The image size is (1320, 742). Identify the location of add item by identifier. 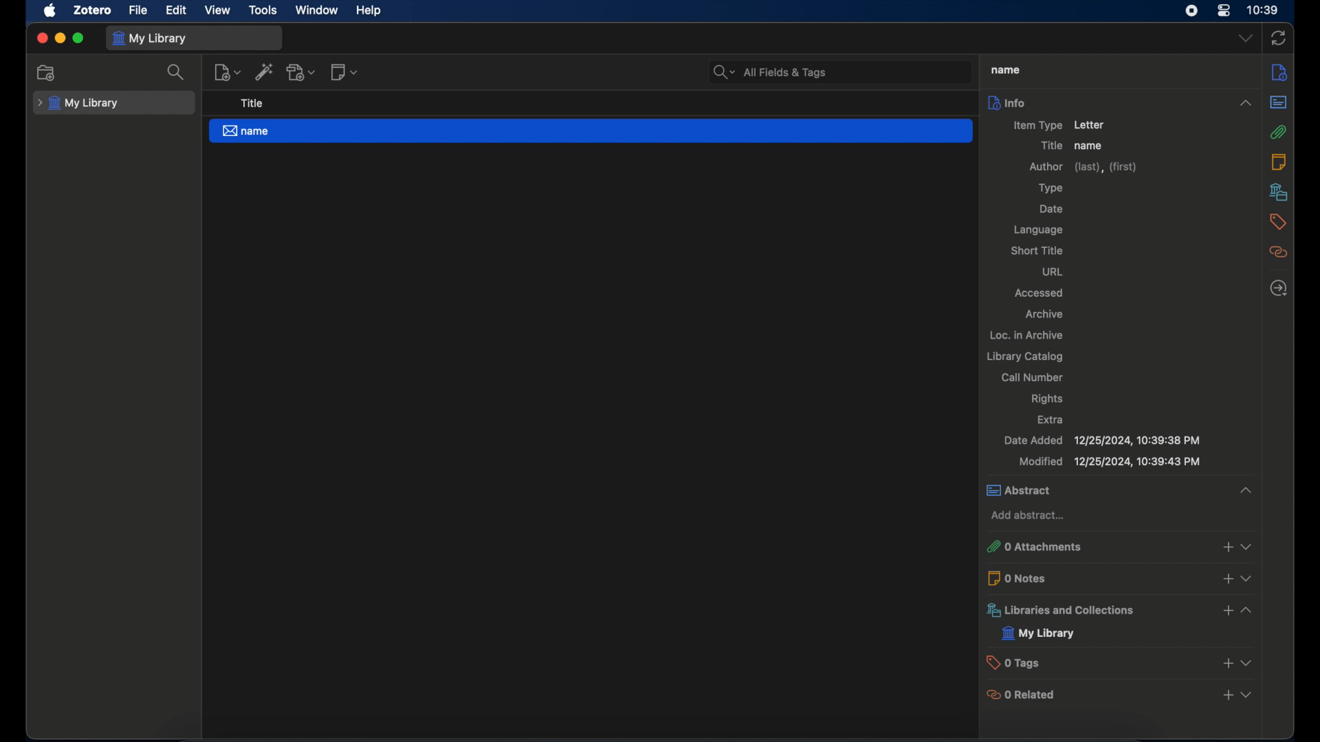
(264, 73).